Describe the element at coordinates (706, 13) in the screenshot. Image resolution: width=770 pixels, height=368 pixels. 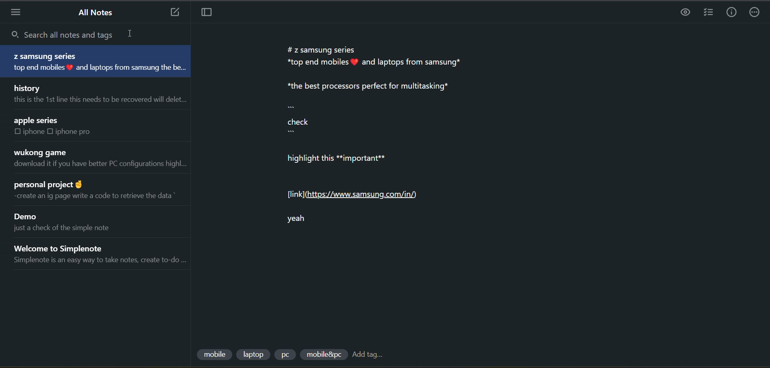
I see `insert checklist` at that location.